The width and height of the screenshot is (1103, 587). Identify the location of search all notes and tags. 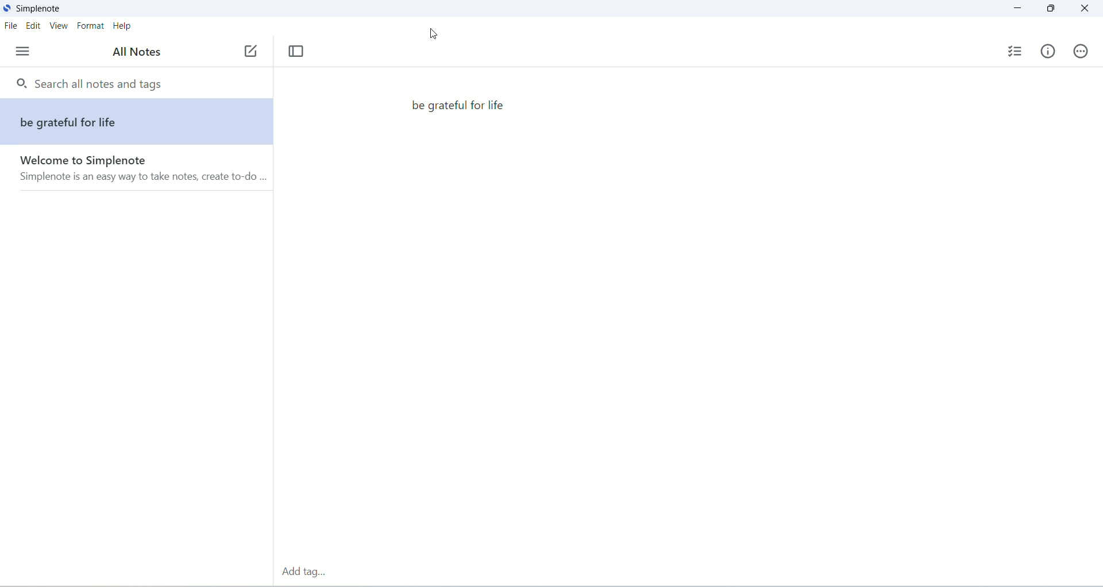
(92, 84).